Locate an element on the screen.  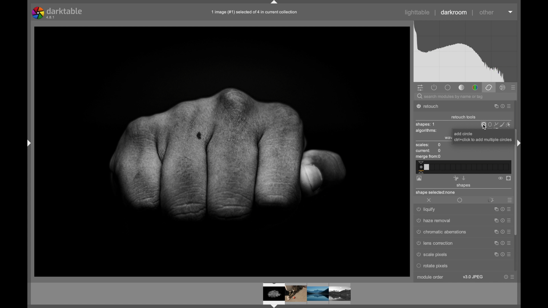
more options is located at coordinates (509, 107).